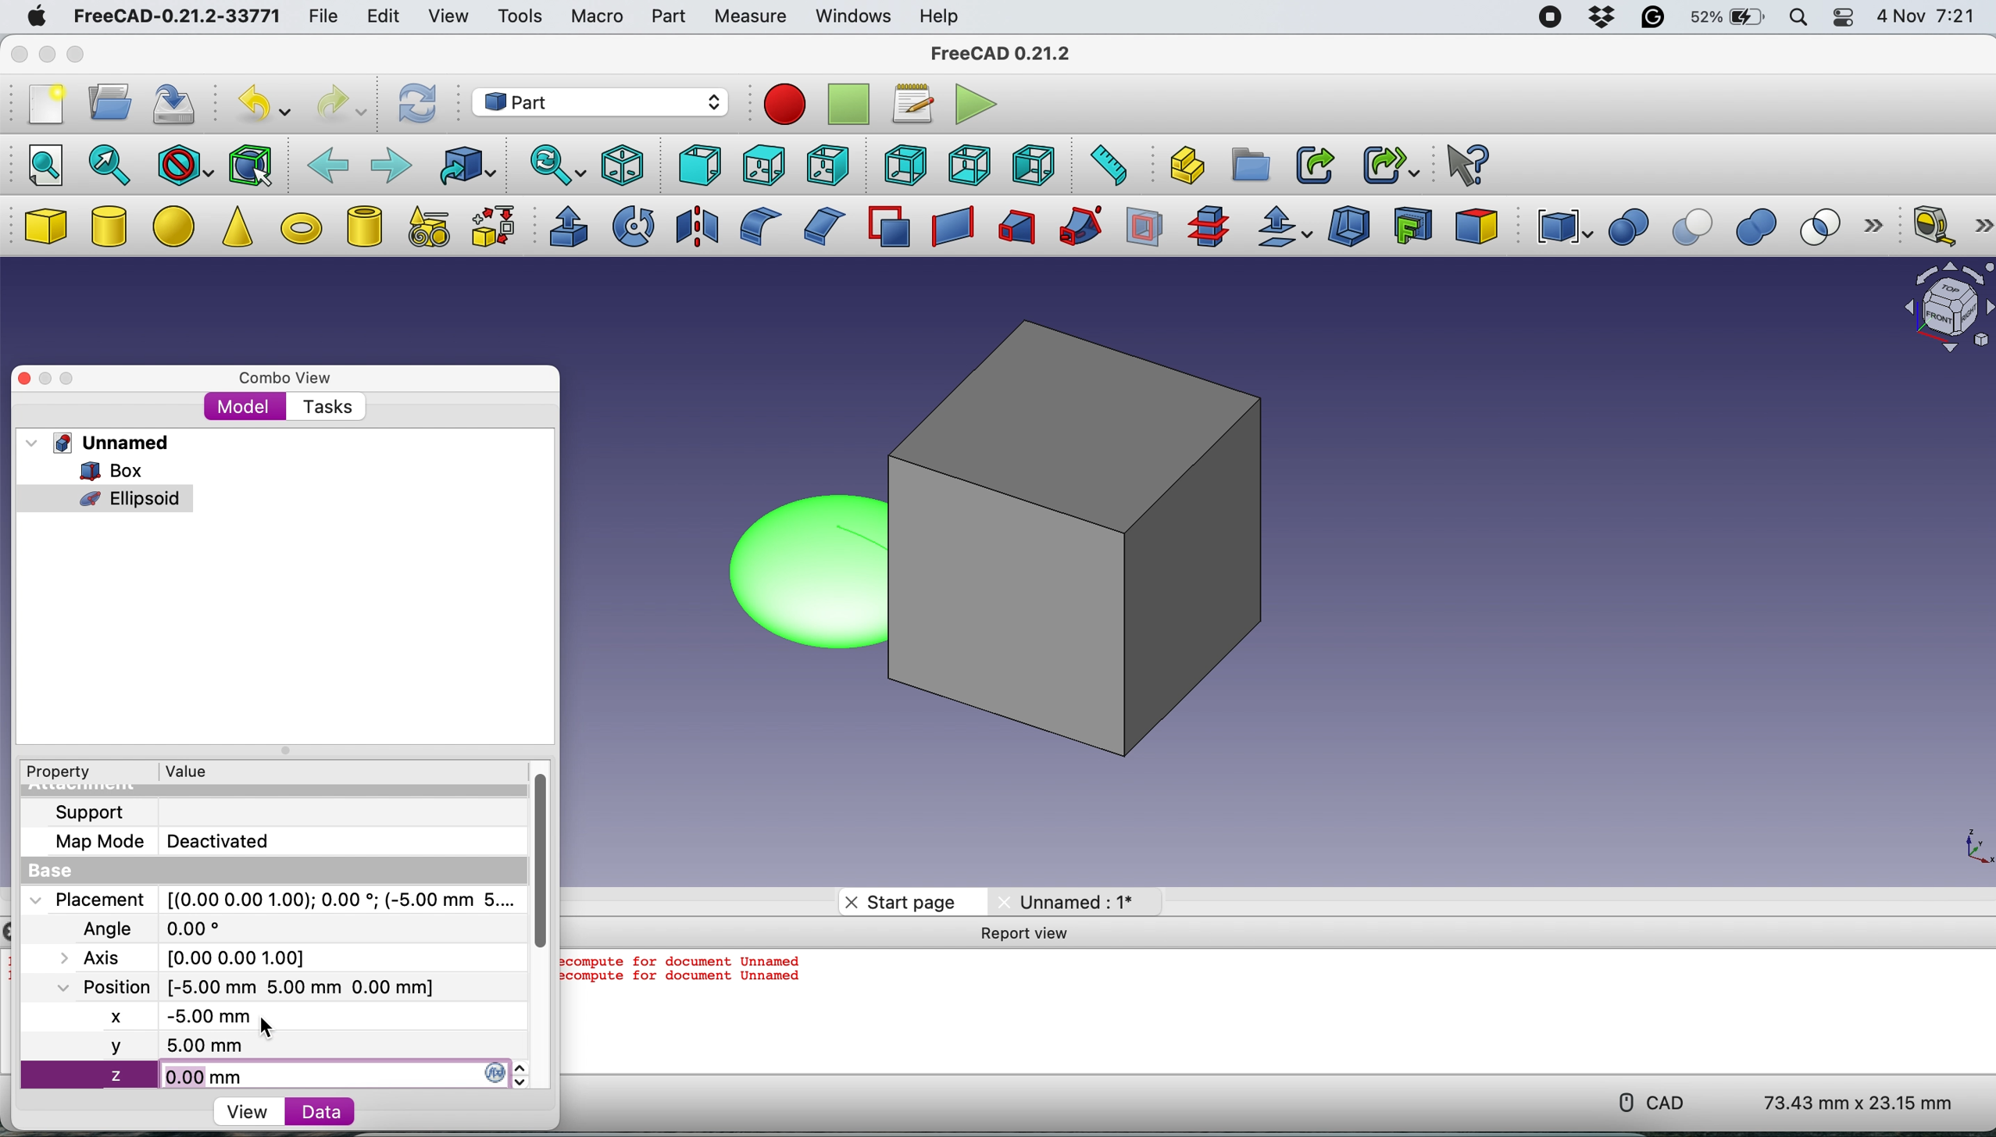 This screenshot has width=1996, height=1137. I want to click on close, so click(25, 378).